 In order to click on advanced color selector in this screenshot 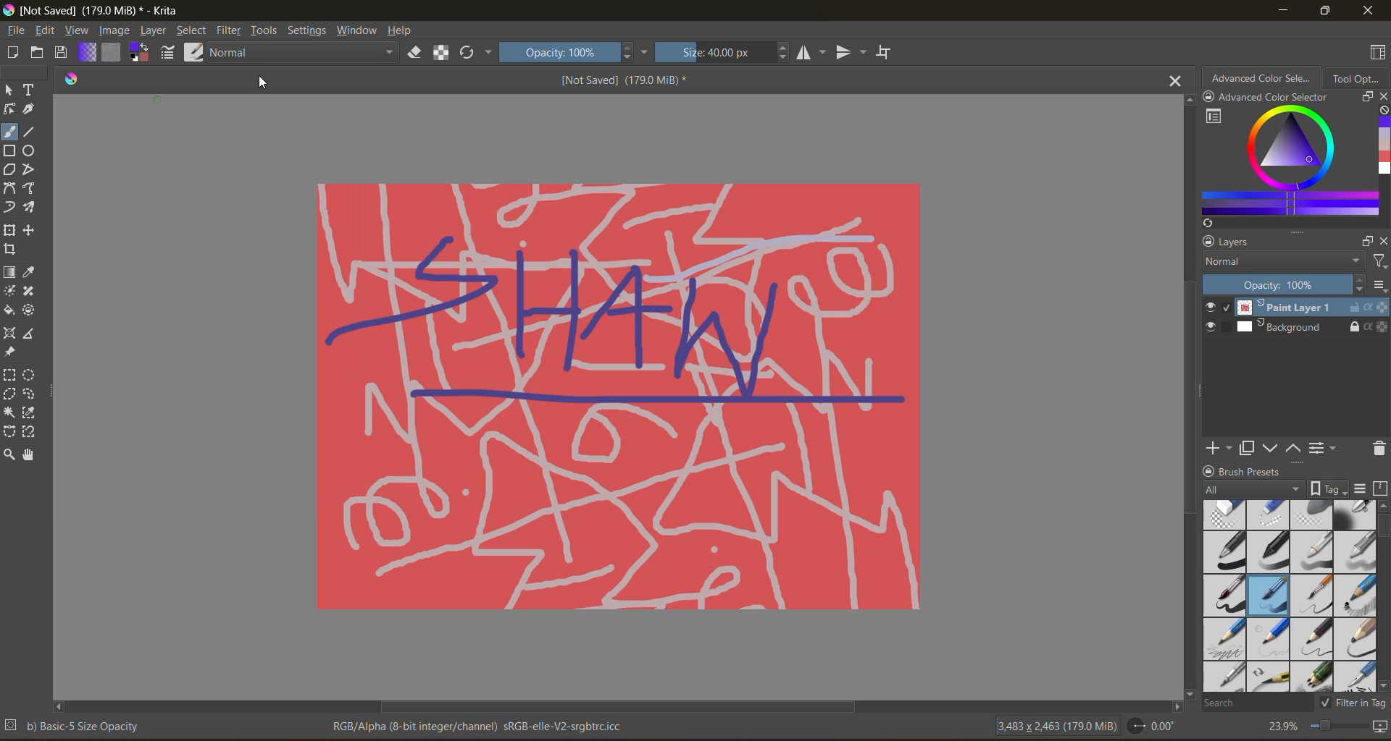, I will do `click(1263, 78)`.